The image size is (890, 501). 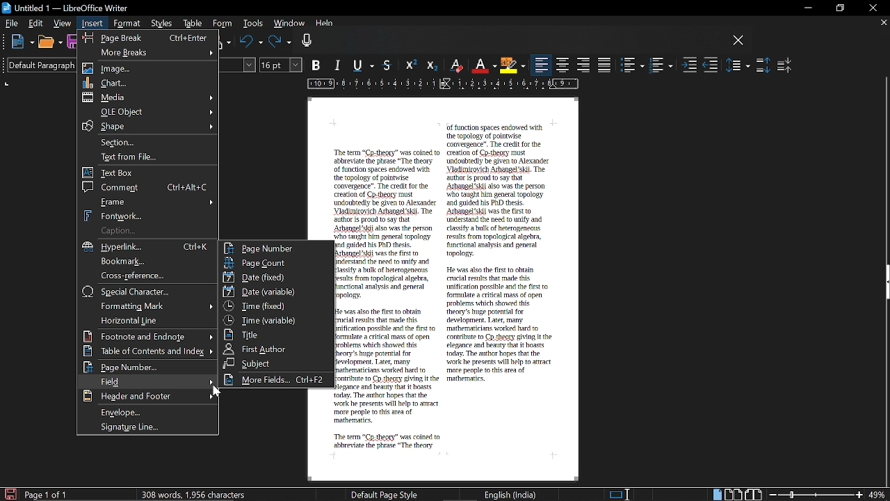 I want to click on Decrease paragraph spacing, so click(x=785, y=65).